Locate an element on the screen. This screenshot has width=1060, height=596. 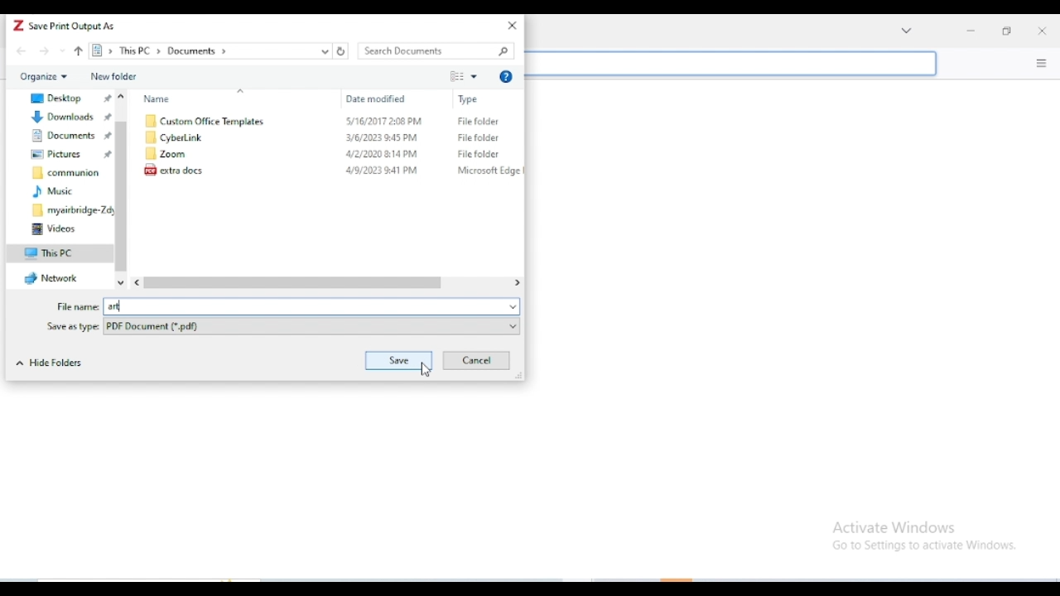
this PC is located at coordinates (52, 252).